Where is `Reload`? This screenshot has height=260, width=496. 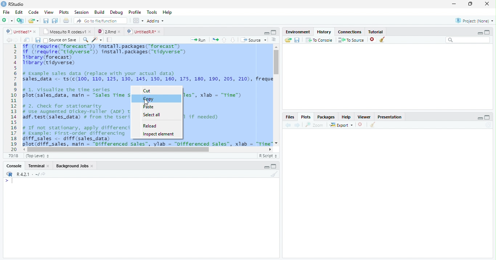 Reload is located at coordinates (150, 126).